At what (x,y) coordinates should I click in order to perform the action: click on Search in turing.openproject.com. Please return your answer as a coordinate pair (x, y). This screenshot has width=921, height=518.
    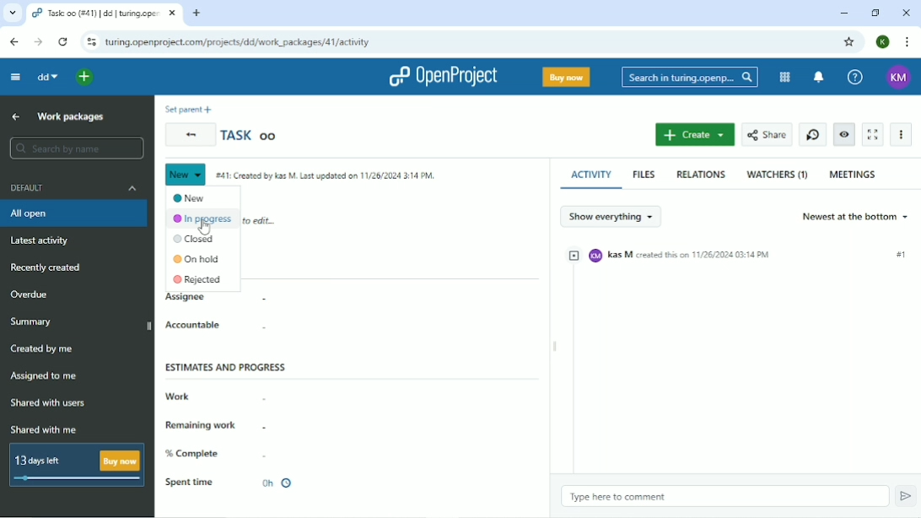
    Looking at the image, I should click on (688, 77).